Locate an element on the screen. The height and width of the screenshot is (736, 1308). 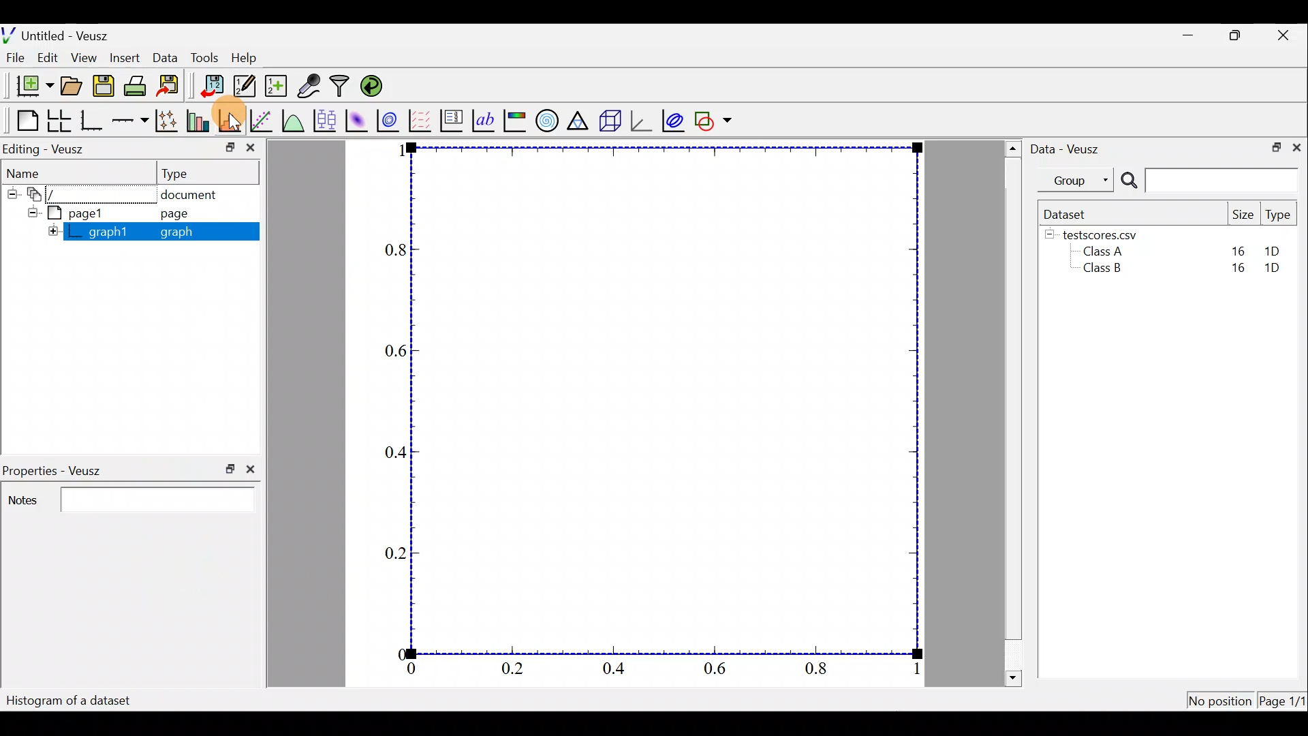
graph plot area is located at coordinates (672, 401).